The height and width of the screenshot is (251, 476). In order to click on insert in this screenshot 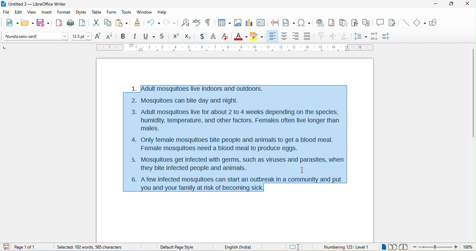, I will do `click(47, 12)`.